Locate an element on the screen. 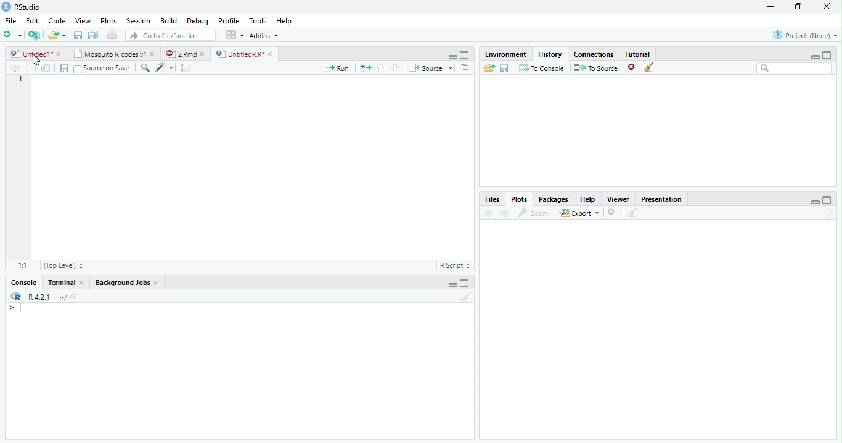 Image resolution: width=842 pixels, height=443 pixels. 1 is located at coordinates (21, 81).